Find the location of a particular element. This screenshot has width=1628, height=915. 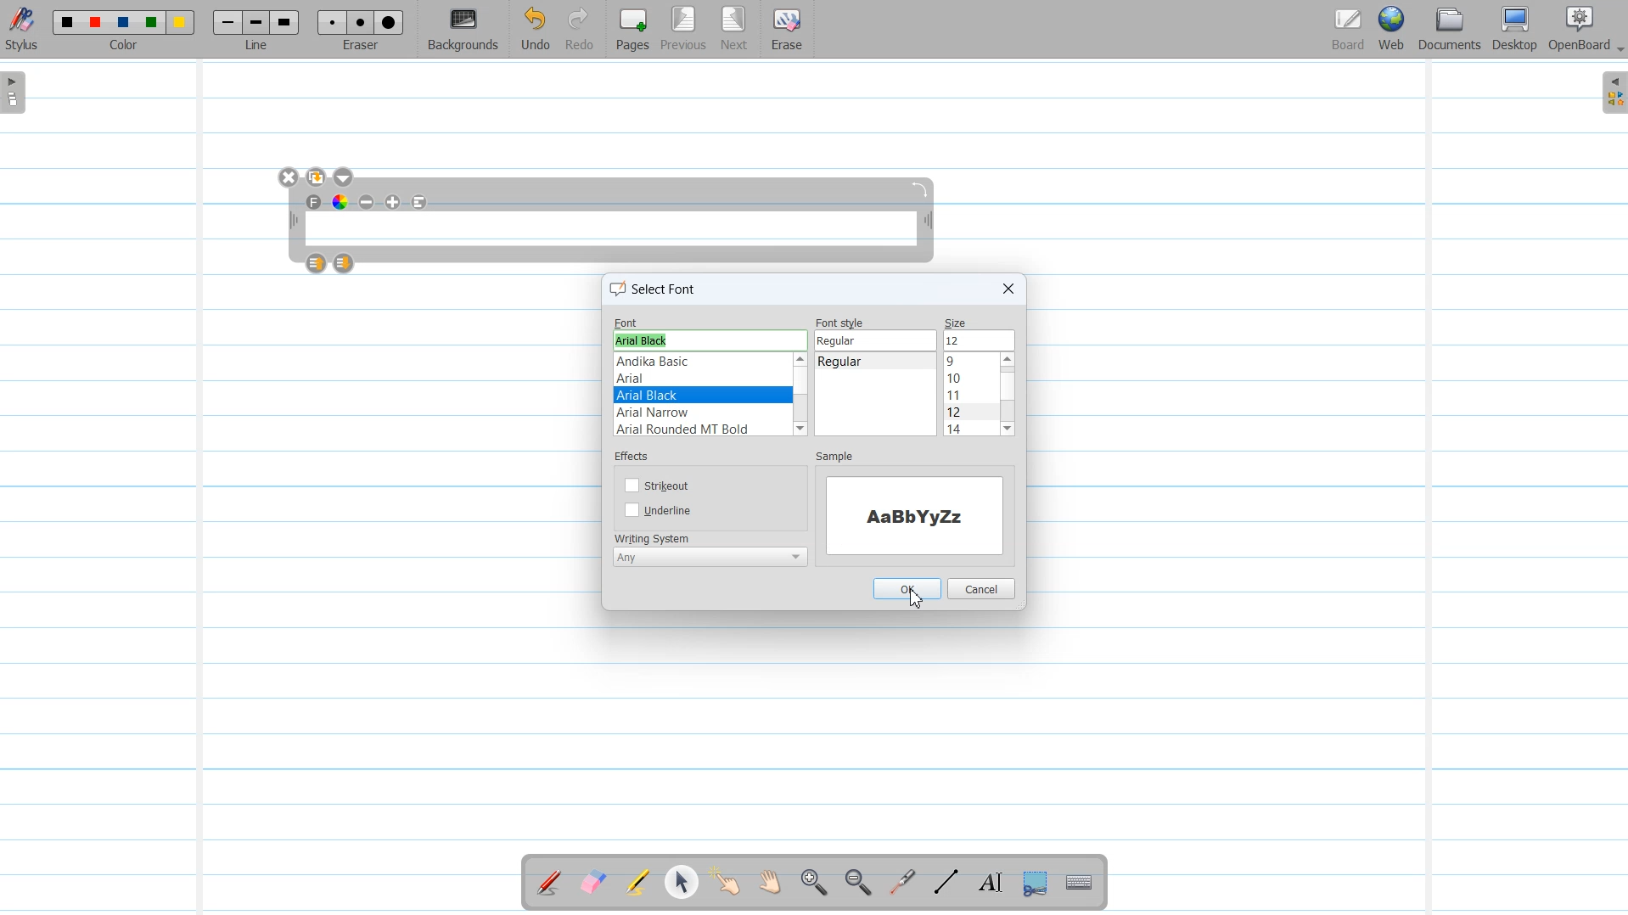

Background is located at coordinates (464, 30).